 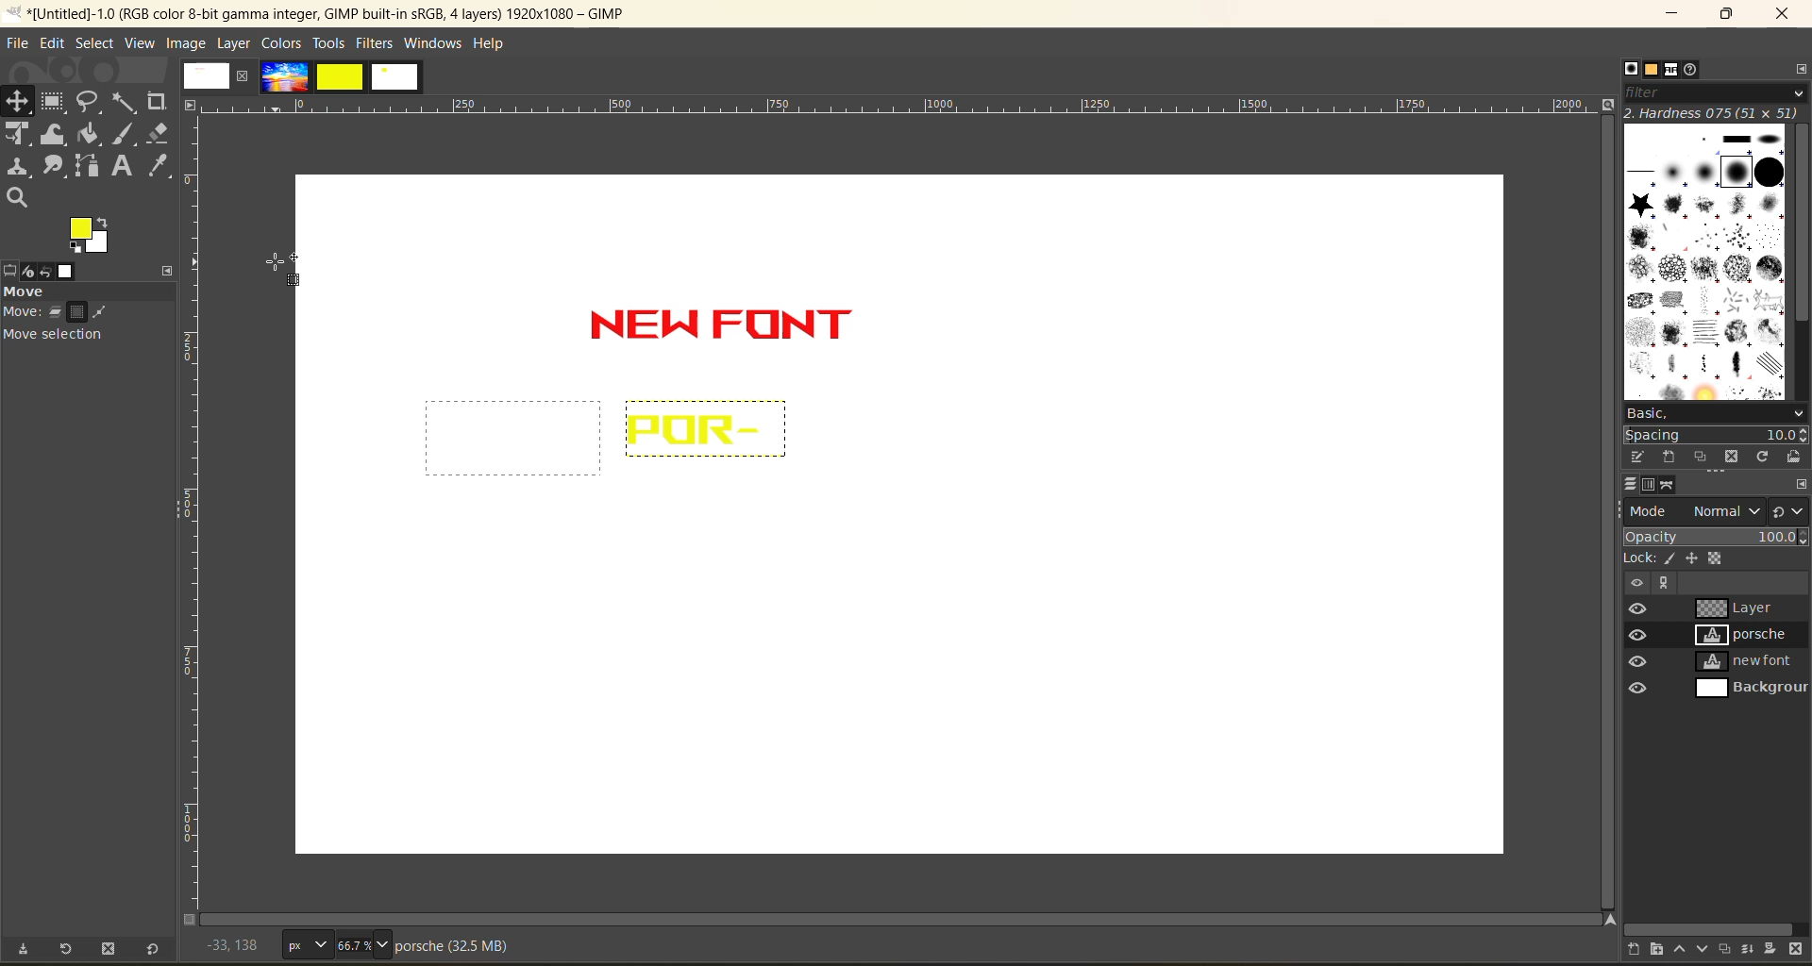 What do you see at coordinates (125, 102) in the screenshot?
I see `fuzzy text tool` at bounding box center [125, 102].